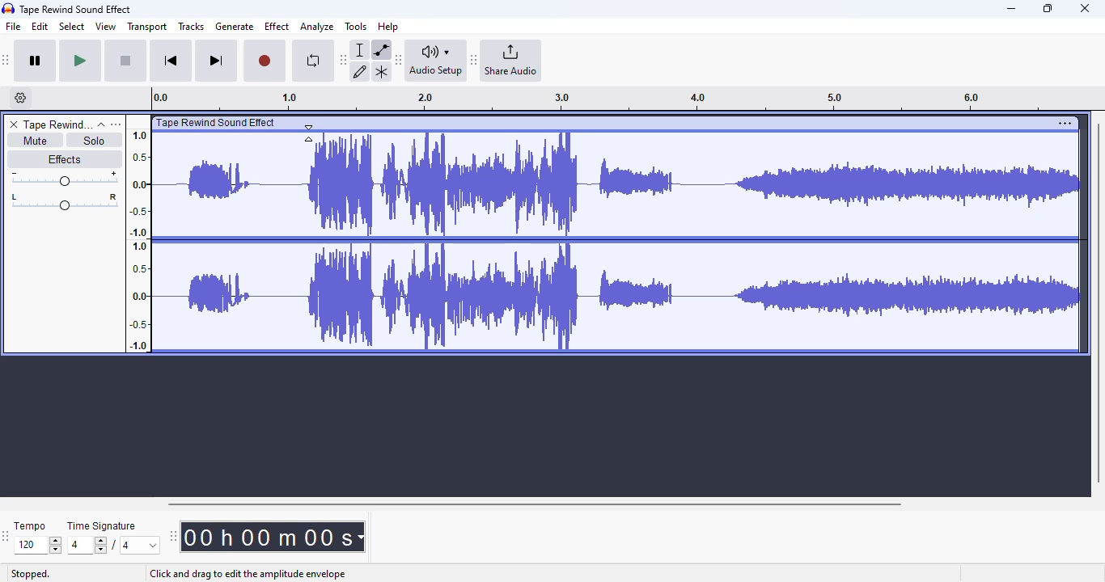 This screenshot has width=1105, height=582. What do you see at coordinates (235, 27) in the screenshot?
I see `generate` at bounding box center [235, 27].